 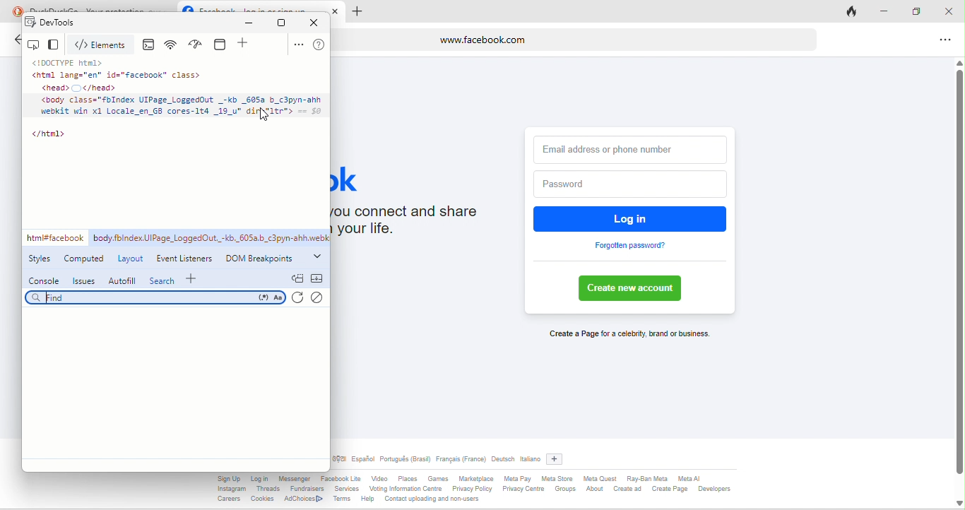 What do you see at coordinates (245, 45) in the screenshot?
I see `add` at bounding box center [245, 45].